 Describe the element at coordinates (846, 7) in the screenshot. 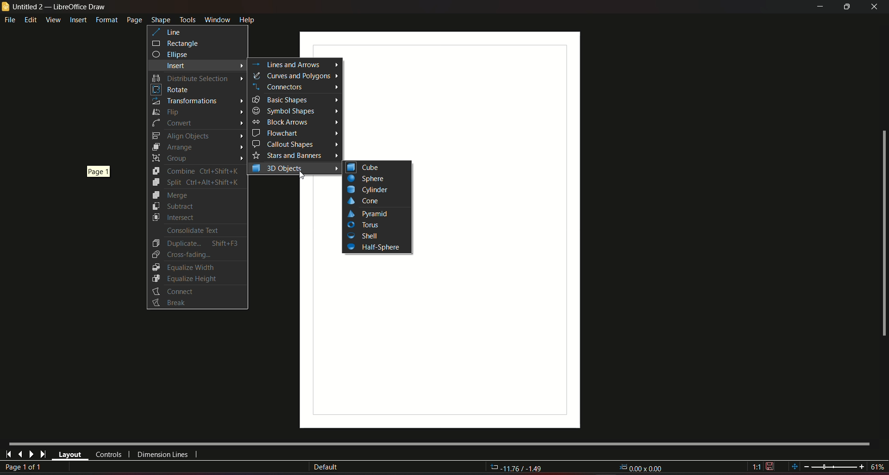

I see `minimize/maximize` at that location.